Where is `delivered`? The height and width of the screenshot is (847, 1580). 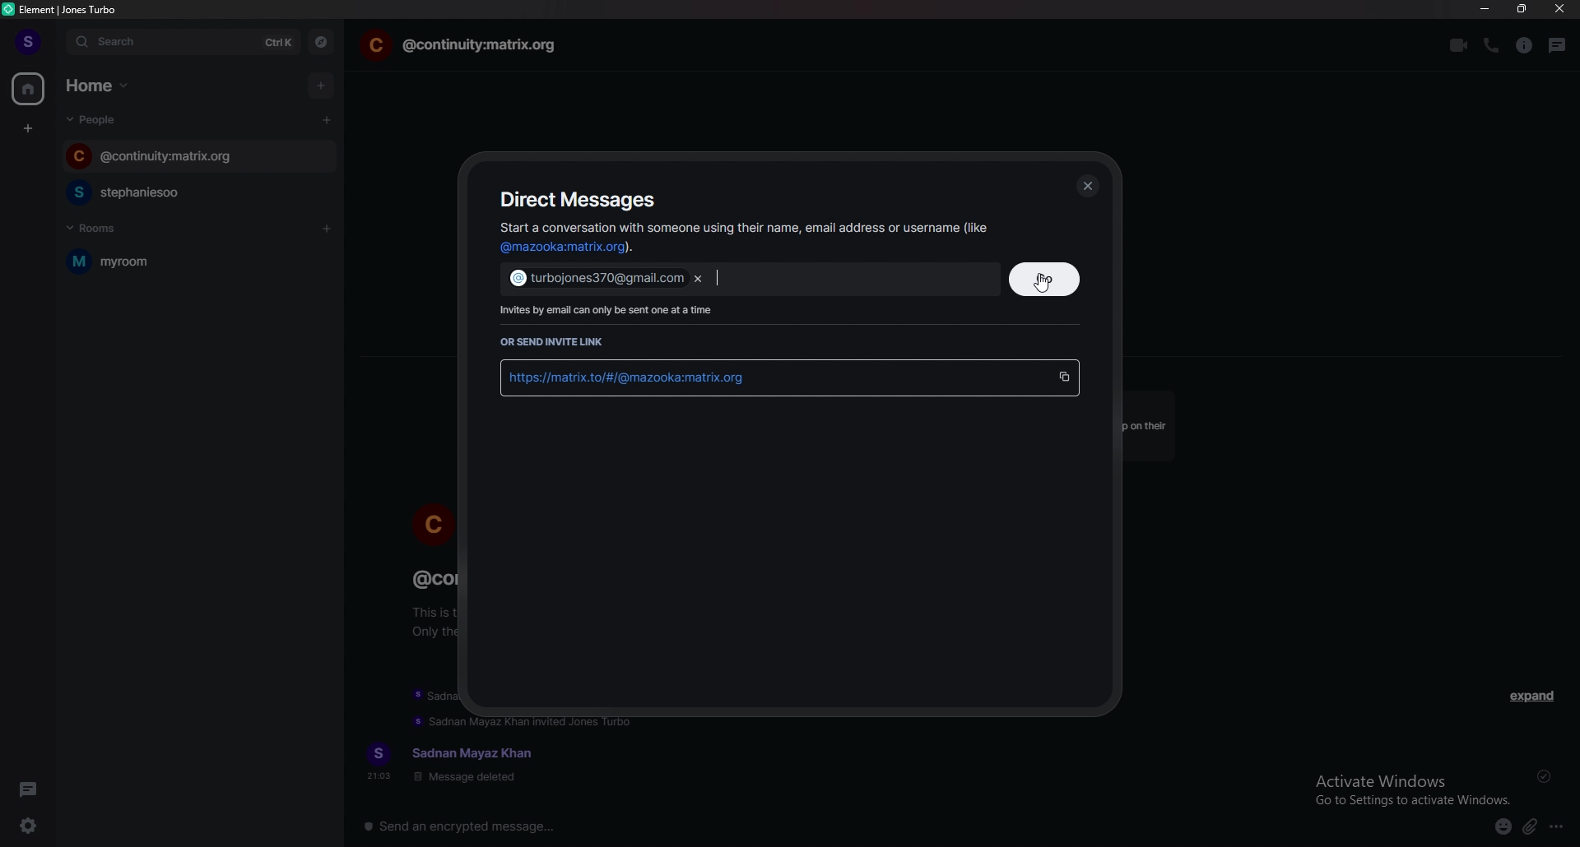 delivered is located at coordinates (1545, 776).